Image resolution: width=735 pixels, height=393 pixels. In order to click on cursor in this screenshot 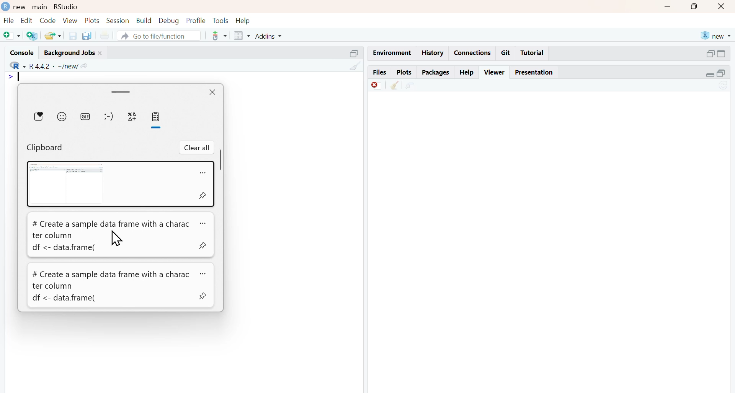, I will do `click(117, 239)`.